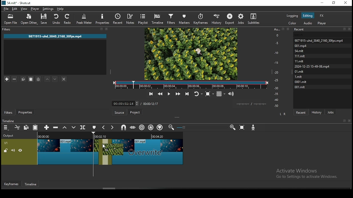  I want to click on timeline, so click(31, 185).